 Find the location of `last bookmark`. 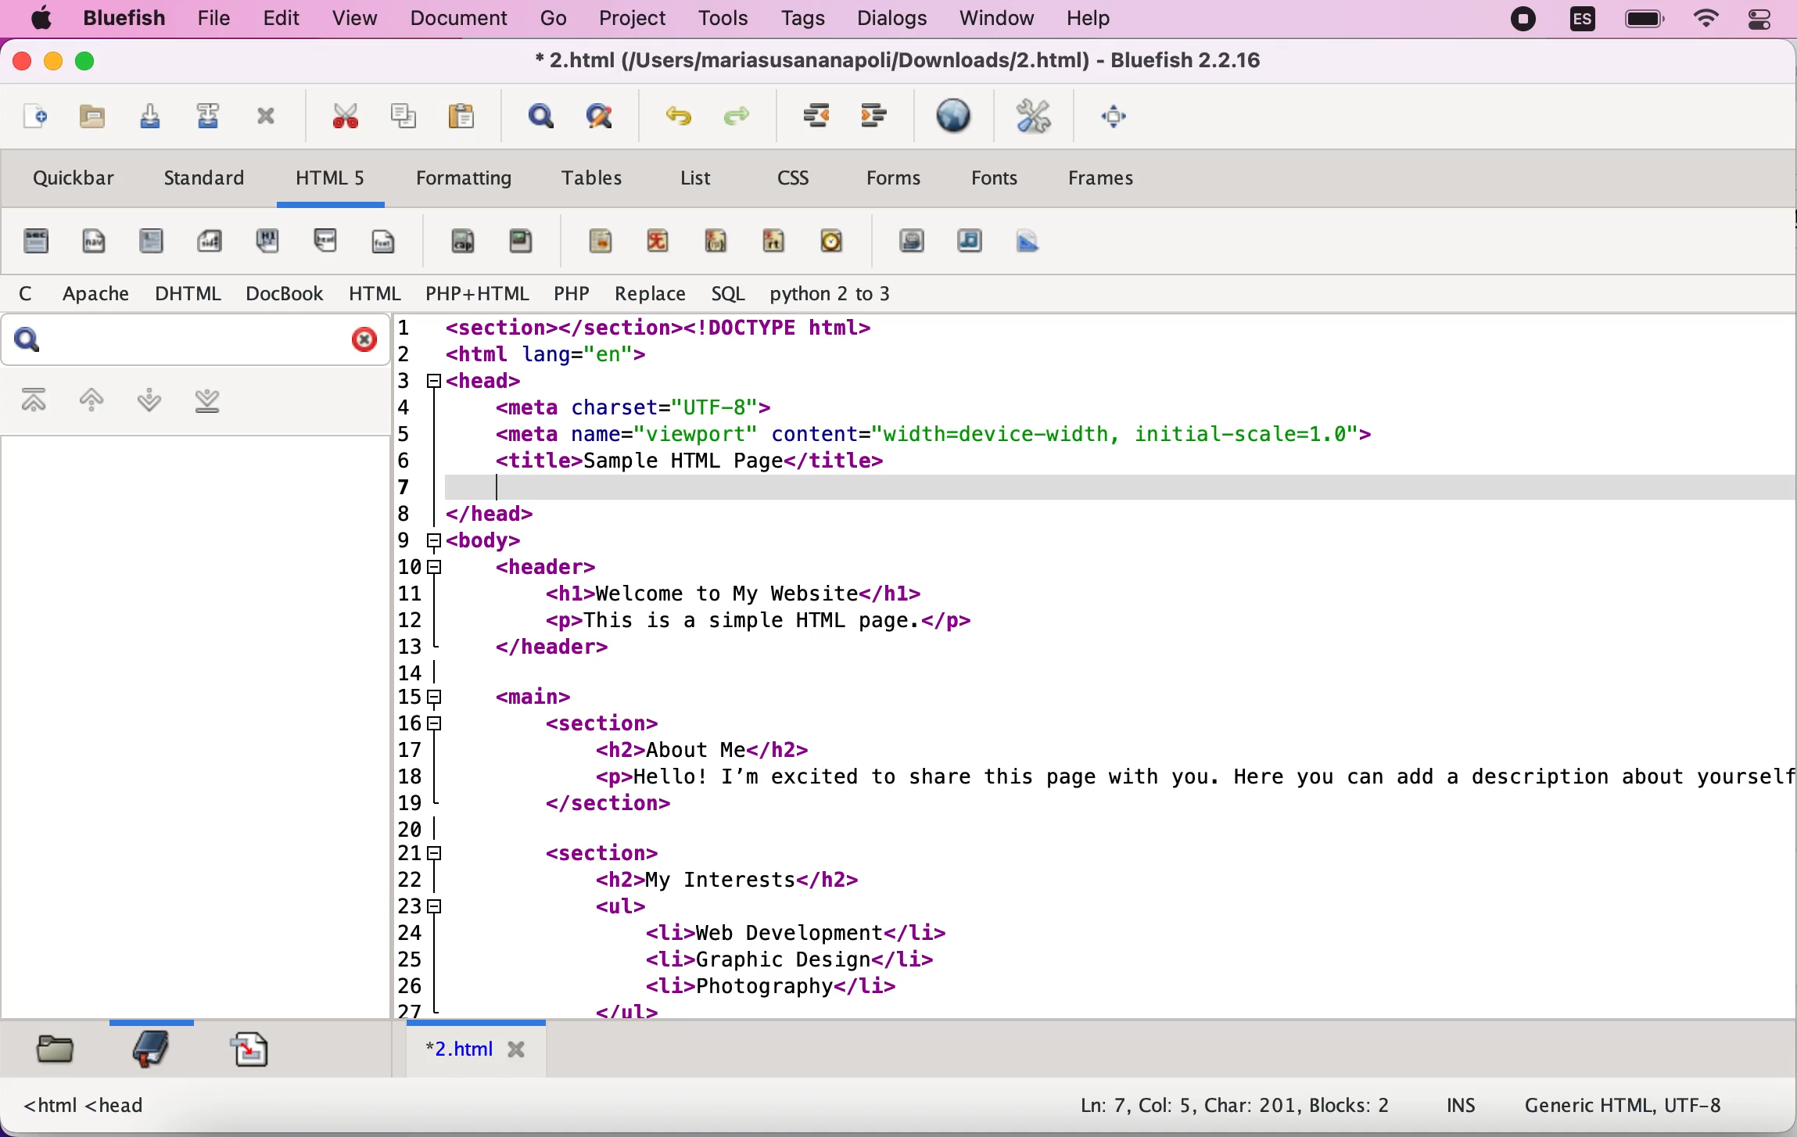

last bookmark is located at coordinates (227, 402).